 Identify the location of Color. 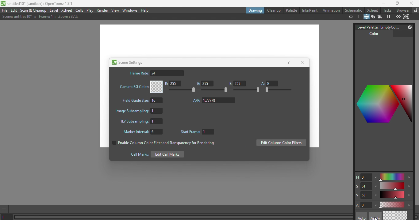
(372, 35).